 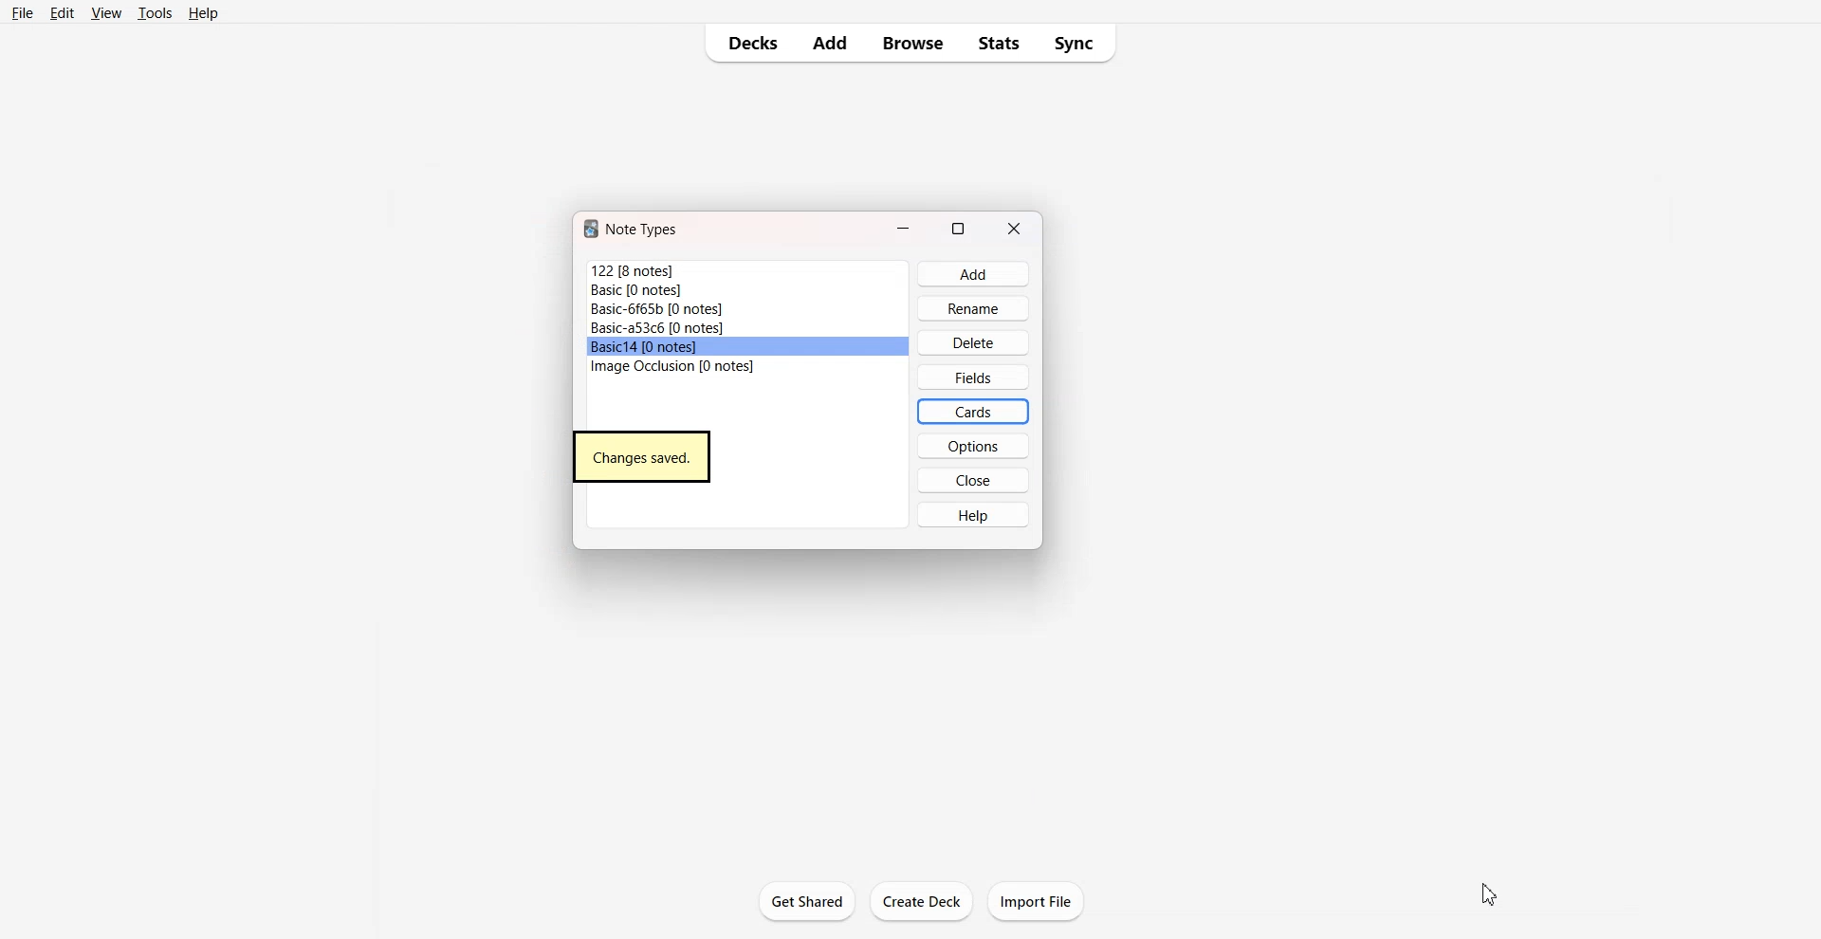 I want to click on Text, so click(x=644, y=230).